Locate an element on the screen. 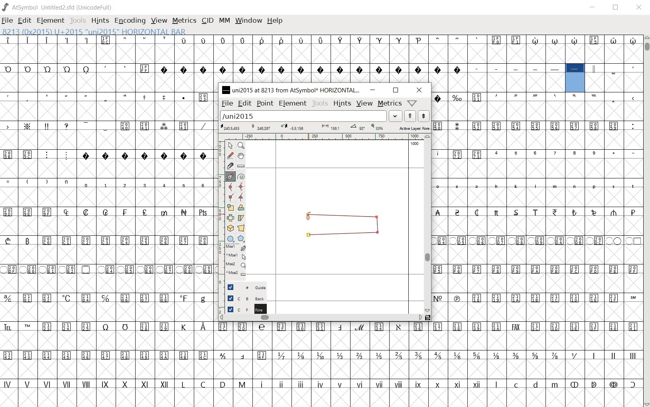 Image resolution: width=650 pixels, height=407 pixels. file is located at coordinates (227, 104).